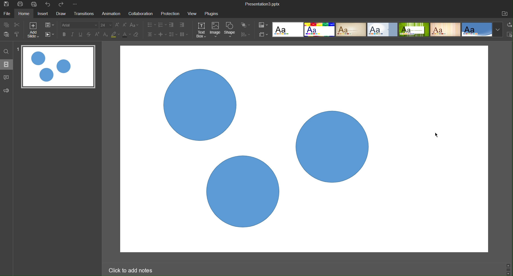  Describe the element at coordinates (155, 25) in the screenshot. I see `Lists` at that location.